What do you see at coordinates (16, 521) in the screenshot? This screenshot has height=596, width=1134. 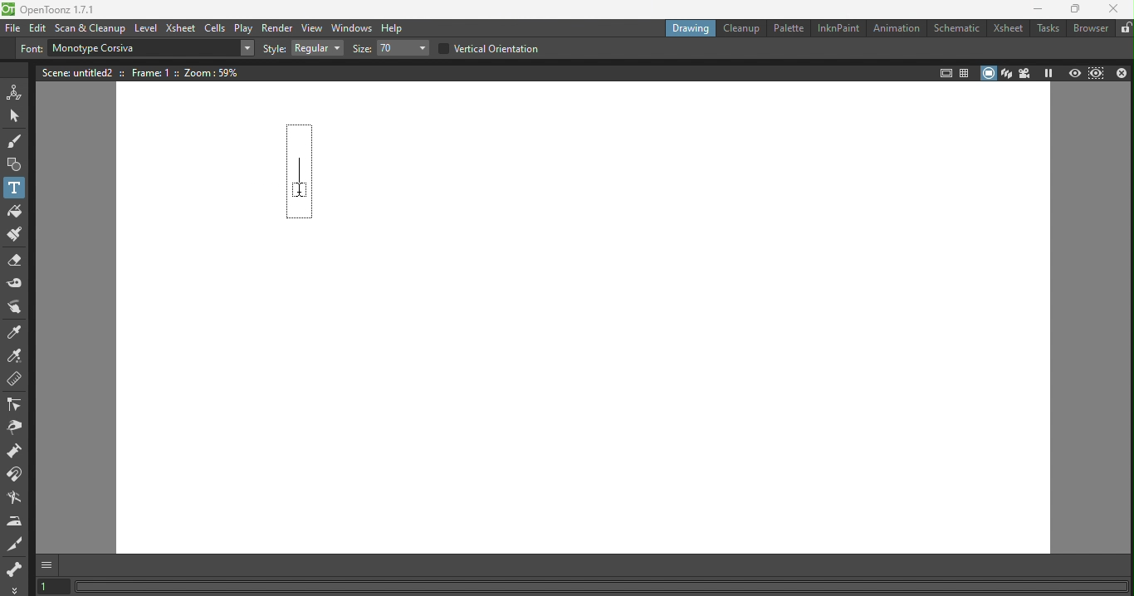 I see `Iron tool` at bounding box center [16, 521].